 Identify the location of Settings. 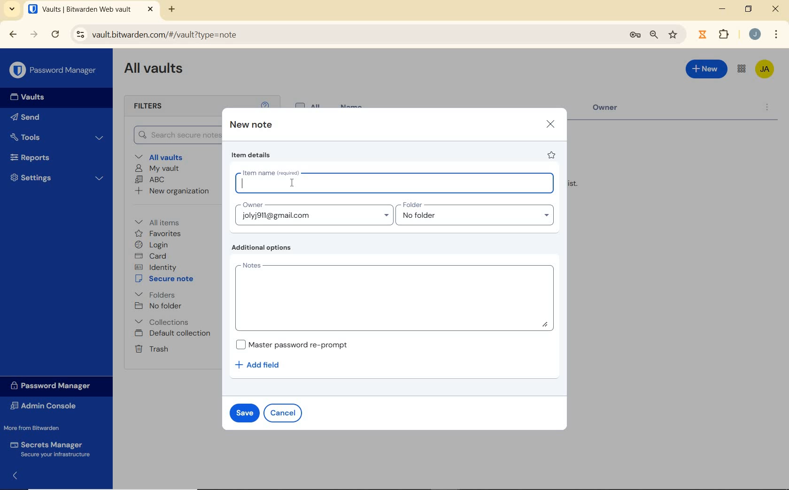
(56, 177).